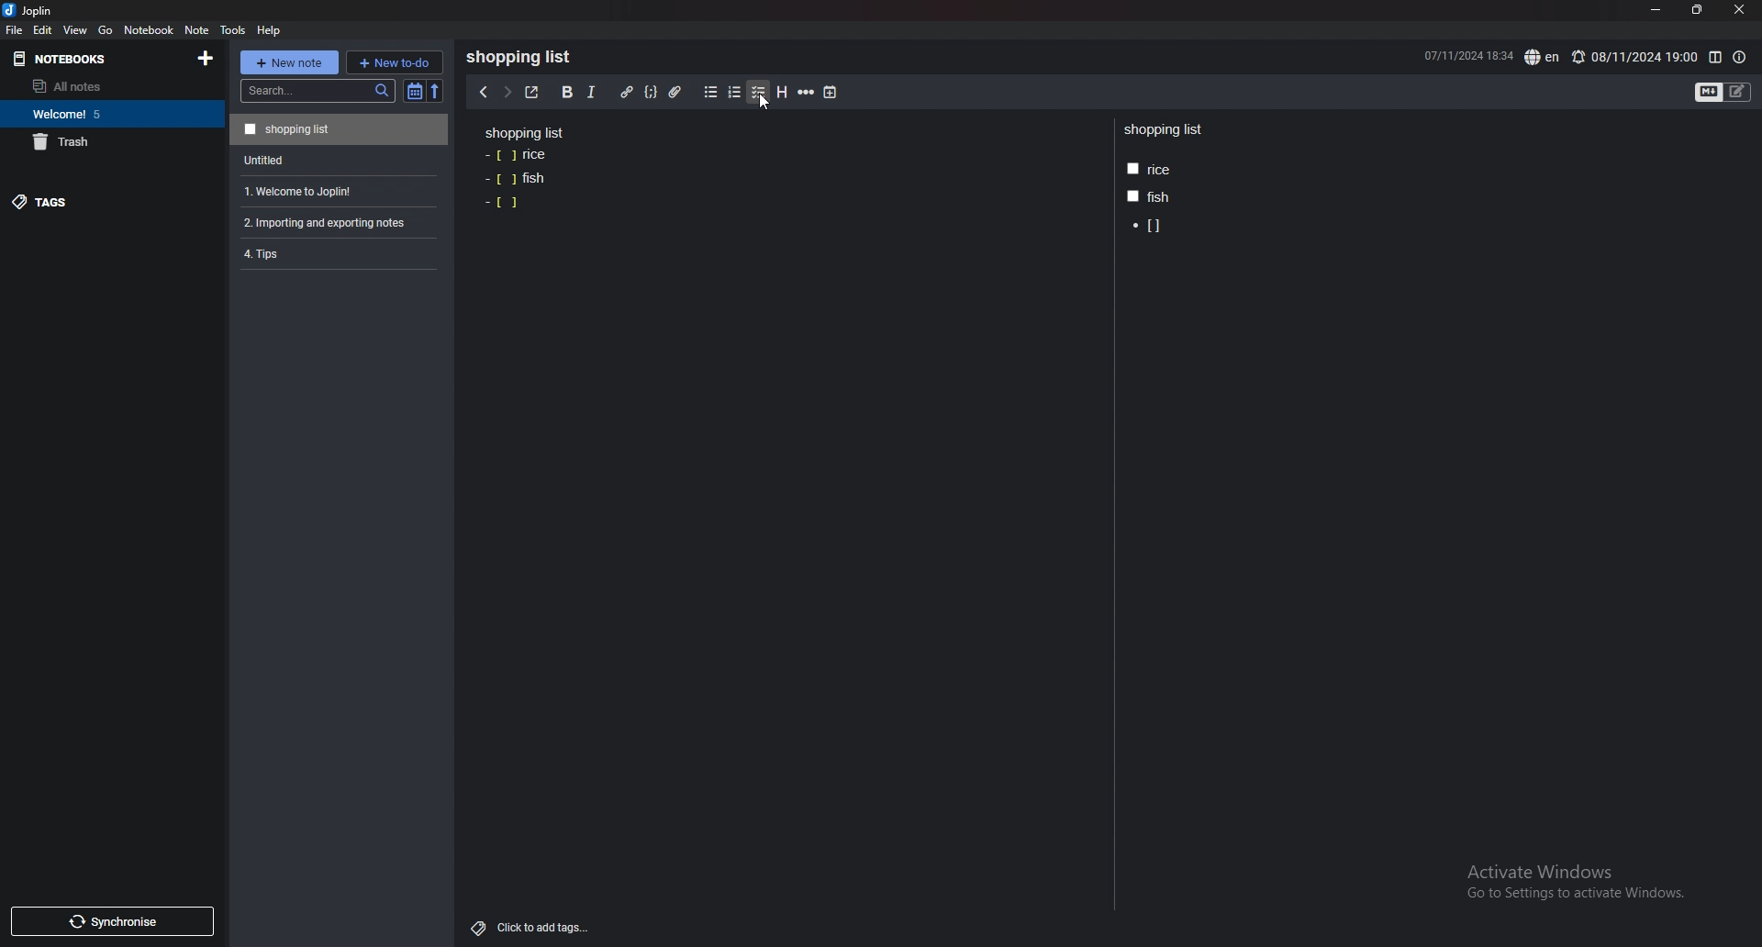  I want to click on check box, so click(1149, 227).